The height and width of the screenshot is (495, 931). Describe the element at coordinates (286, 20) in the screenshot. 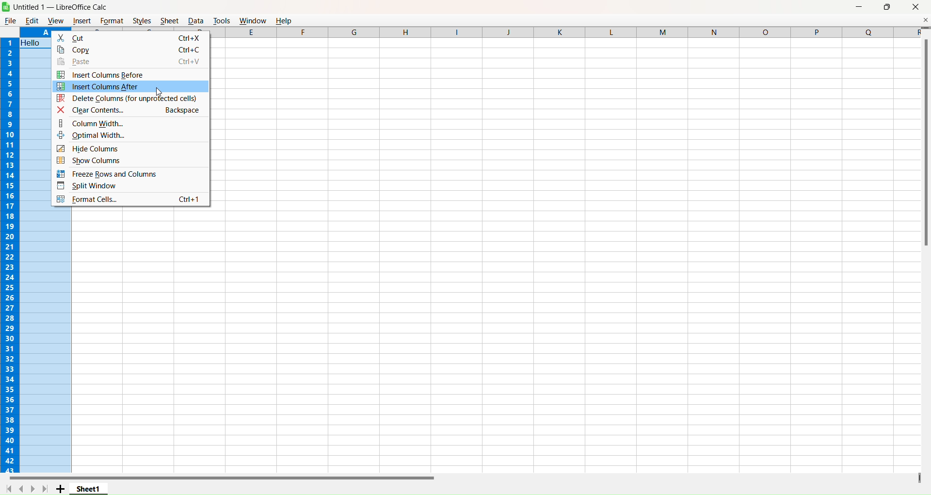

I see `help` at that location.